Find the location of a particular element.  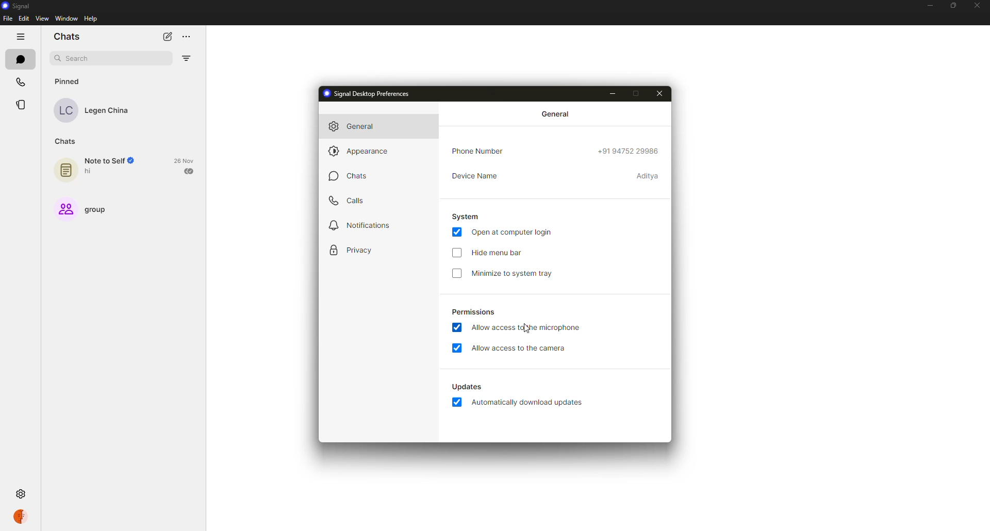

profile is located at coordinates (23, 516).